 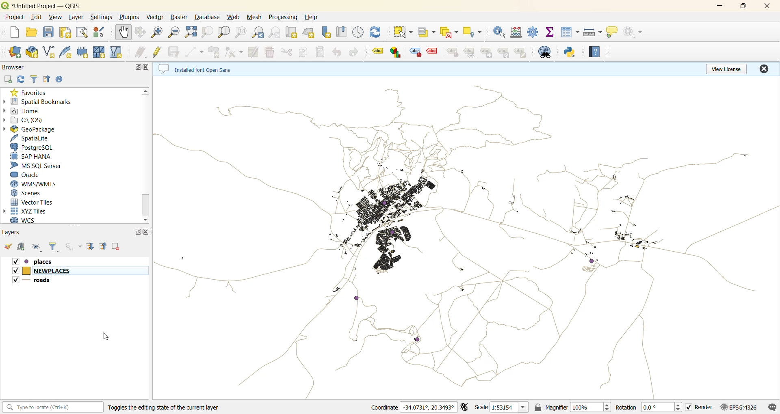 What do you see at coordinates (276, 32) in the screenshot?
I see `zoom next` at bounding box center [276, 32].